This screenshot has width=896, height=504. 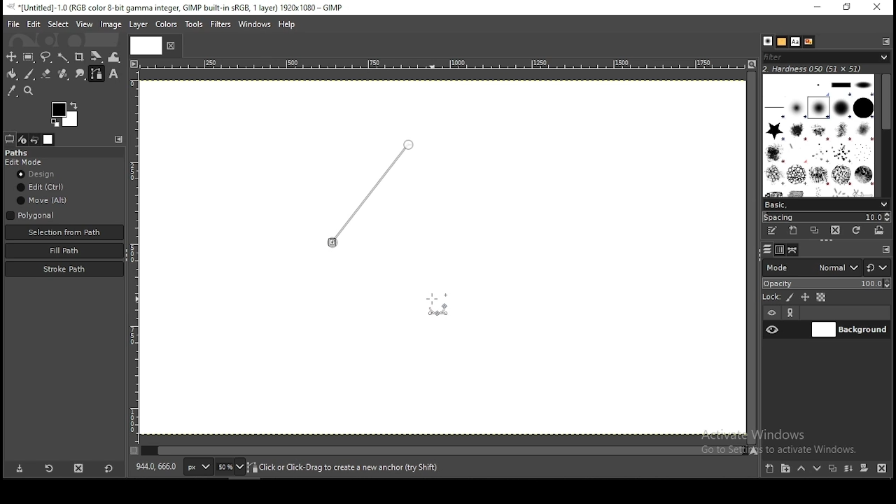 I want to click on delete tool preset, so click(x=79, y=470).